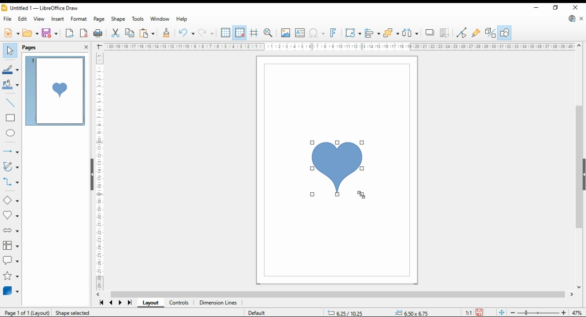 The image size is (586, 317). I want to click on toggle extrusions, so click(490, 33).